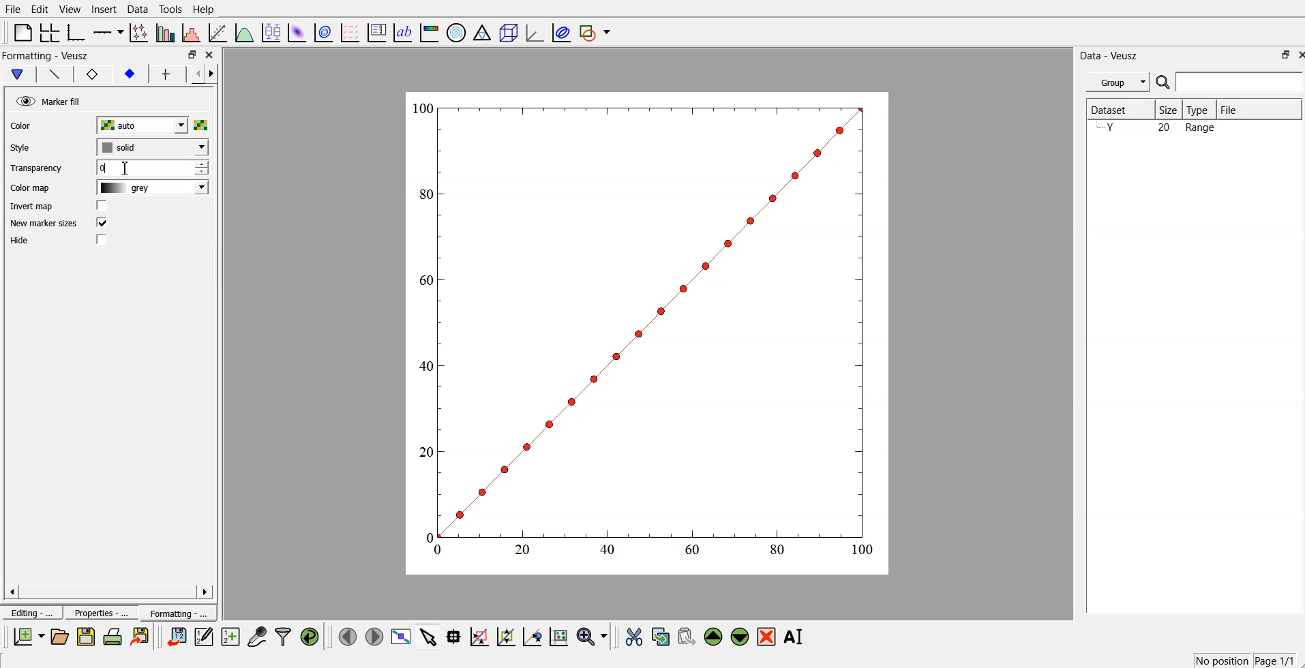 This screenshot has height=668, width=1305. What do you see at coordinates (533, 635) in the screenshot?
I see `click to recentre graph axes` at bounding box center [533, 635].